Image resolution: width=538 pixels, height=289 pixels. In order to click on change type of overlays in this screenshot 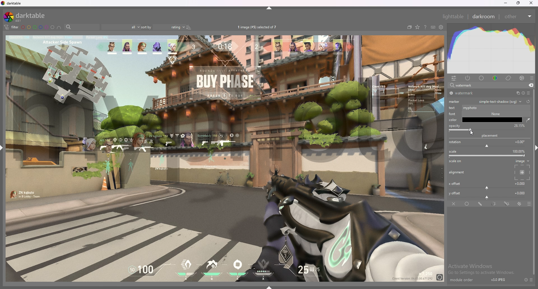, I will do `click(417, 27)`.